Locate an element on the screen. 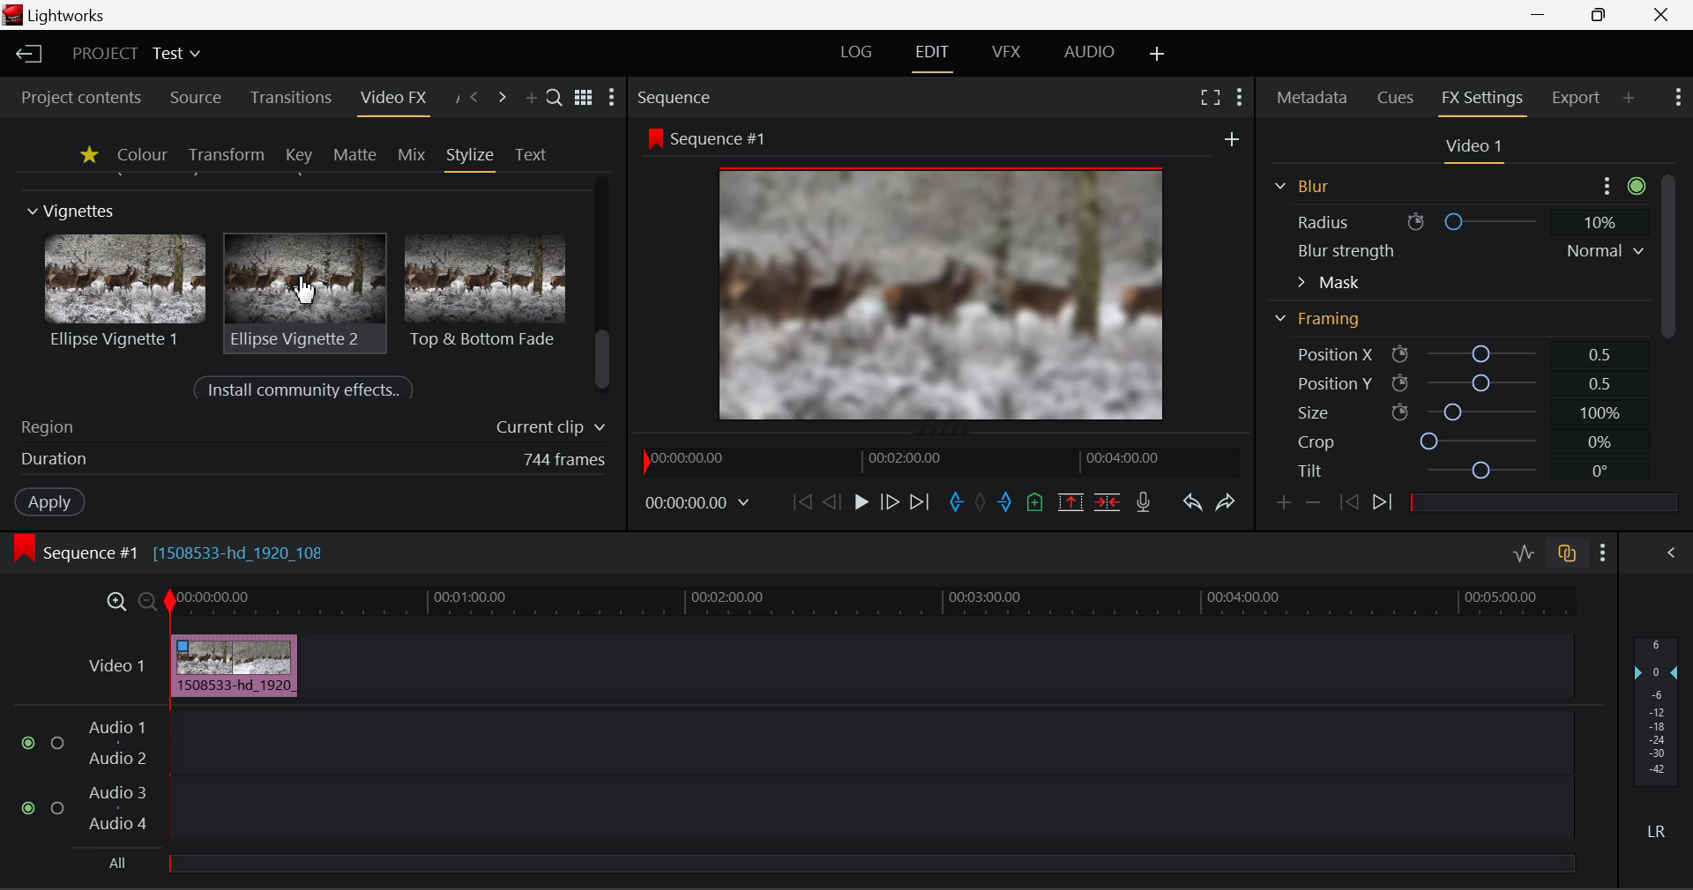  more options is located at coordinates (1619, 183).